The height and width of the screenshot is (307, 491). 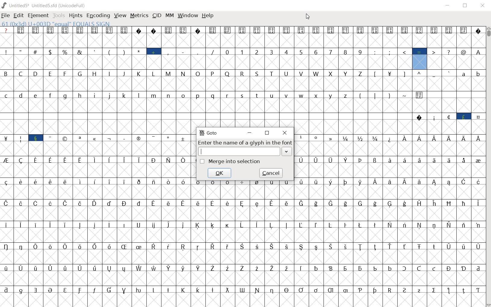 I want to click on edit, so click(x=18, y=16).